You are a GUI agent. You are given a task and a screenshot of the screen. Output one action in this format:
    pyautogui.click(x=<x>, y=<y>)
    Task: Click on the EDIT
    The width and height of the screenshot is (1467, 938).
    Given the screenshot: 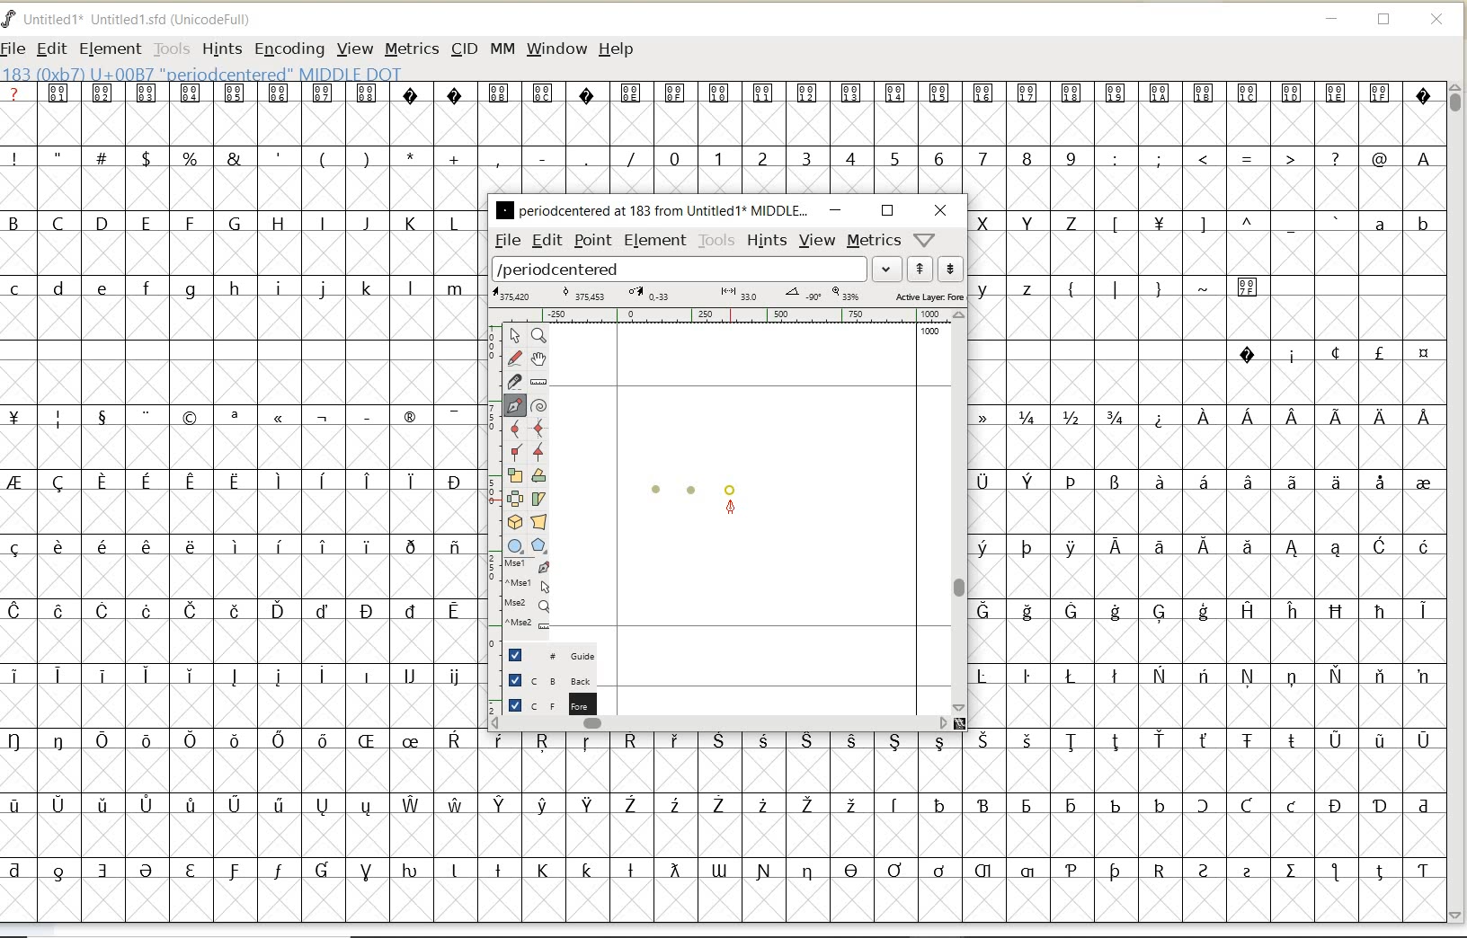 What is the action you would take?
    pyautogui.click(x=51, y=50)
    